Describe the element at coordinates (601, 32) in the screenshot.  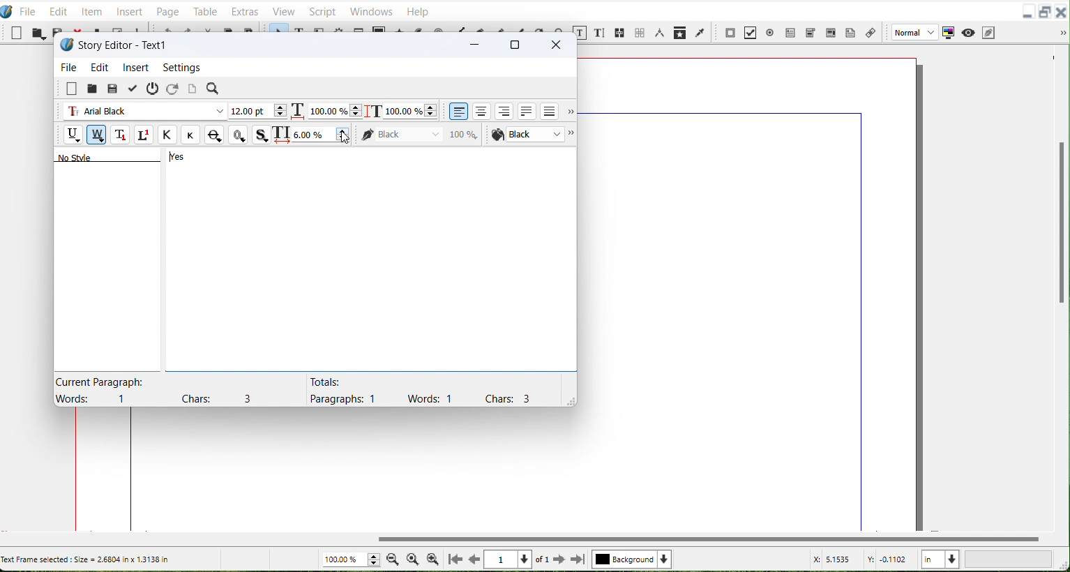
I see `Edit text` at that location.